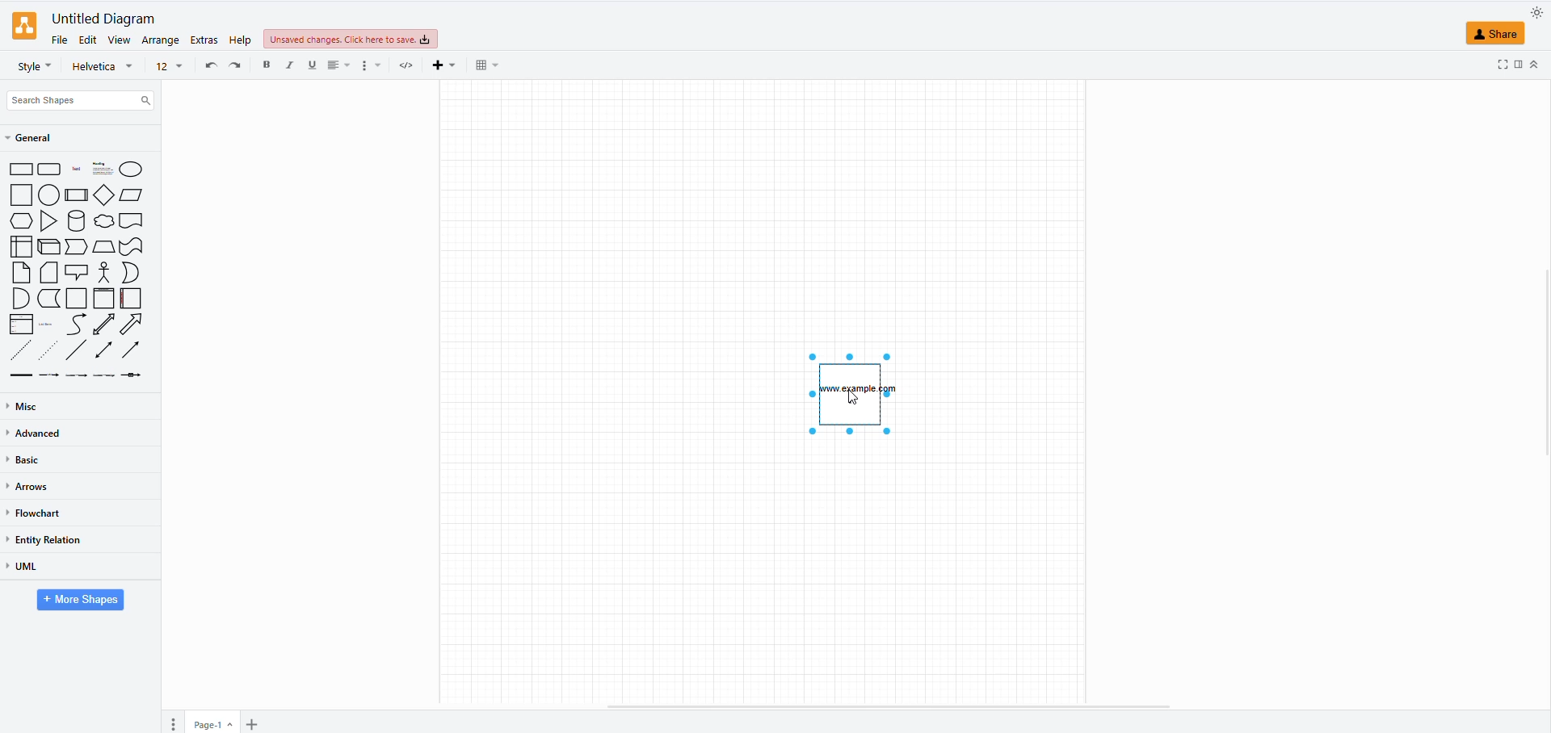 This screenshot has width=1551, height=733. I want to click on triangle, so click(50, 223).